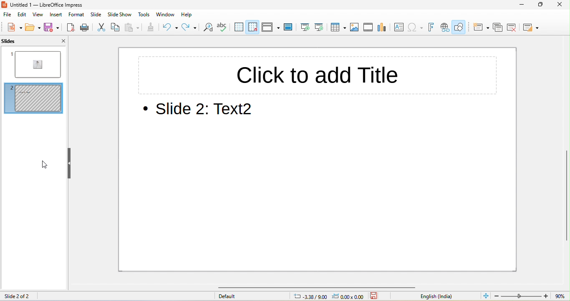 The image size is (570, 301). I want to click on slide show, so click(120, 15).